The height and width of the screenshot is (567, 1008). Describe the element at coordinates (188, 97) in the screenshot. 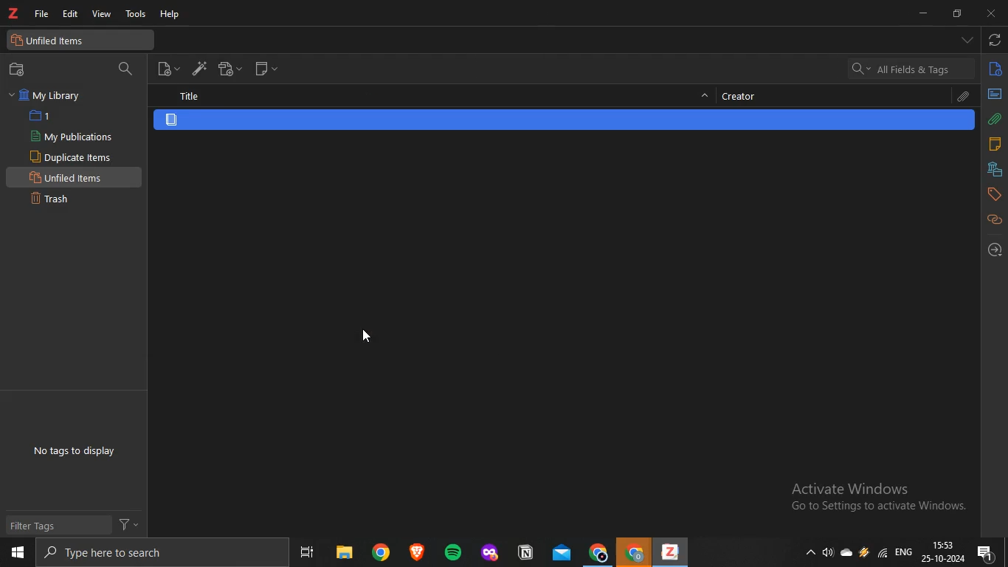

I see `title` at that location.